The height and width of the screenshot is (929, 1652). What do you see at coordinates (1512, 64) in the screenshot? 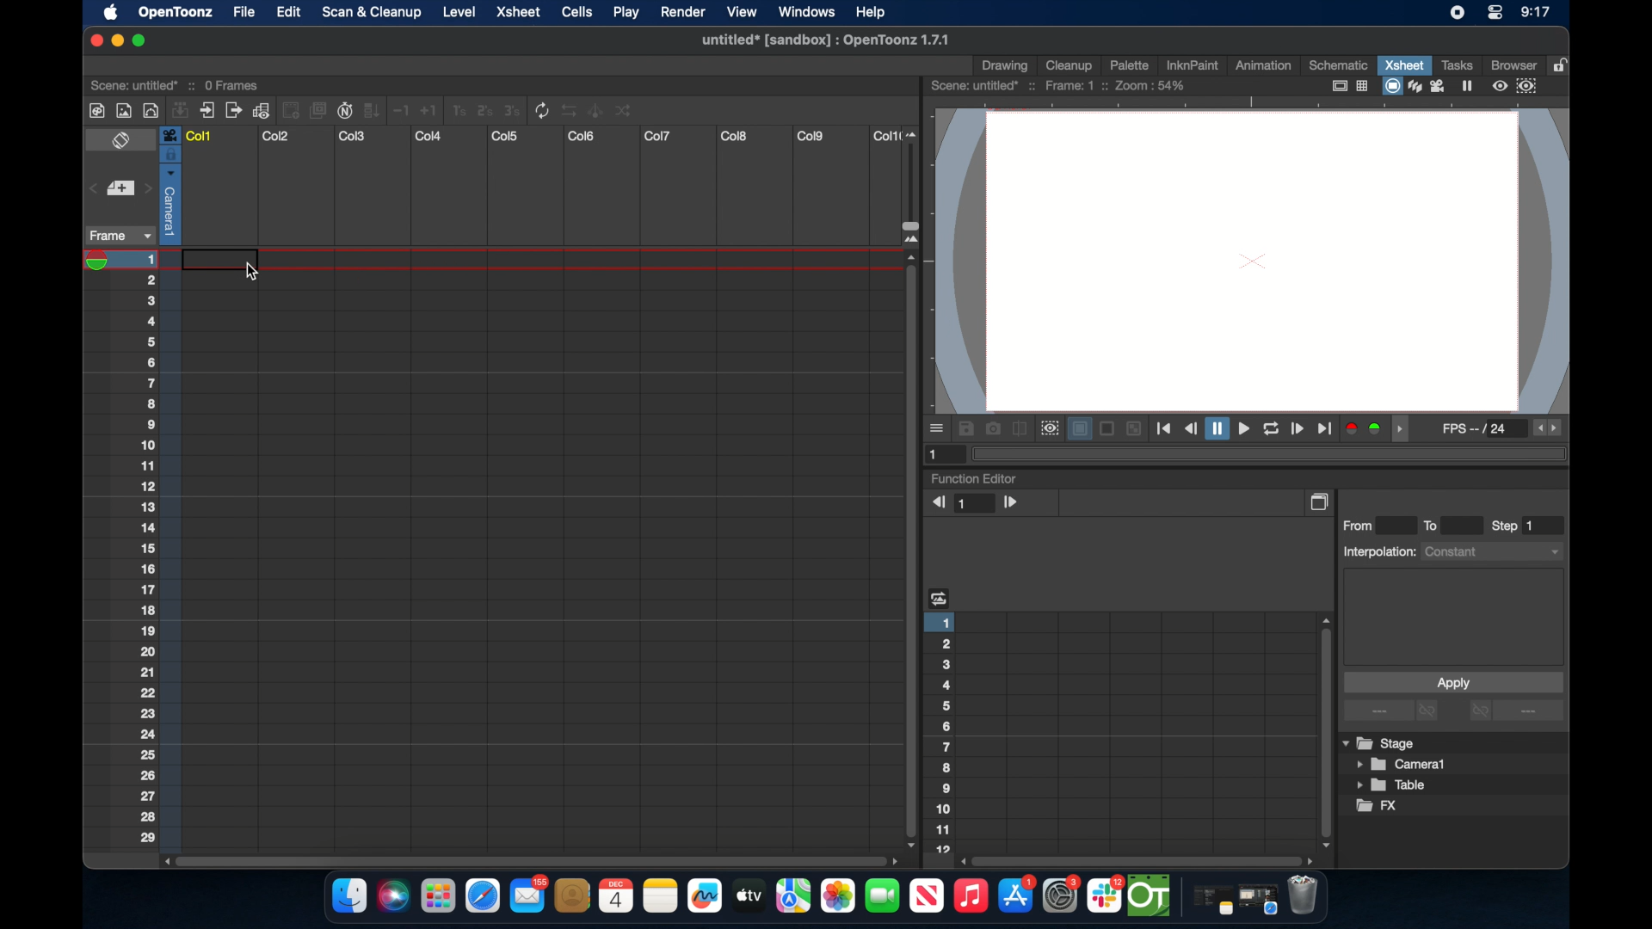
I see `browser` at bounding box center [1512, 64].